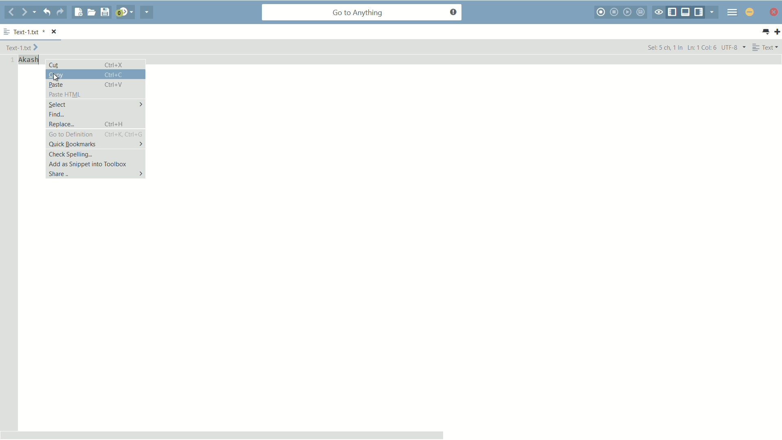  What do you see at coordinates (57, 78) in the screenshot?
I see `Cursor` at bounding box center [57, 78].